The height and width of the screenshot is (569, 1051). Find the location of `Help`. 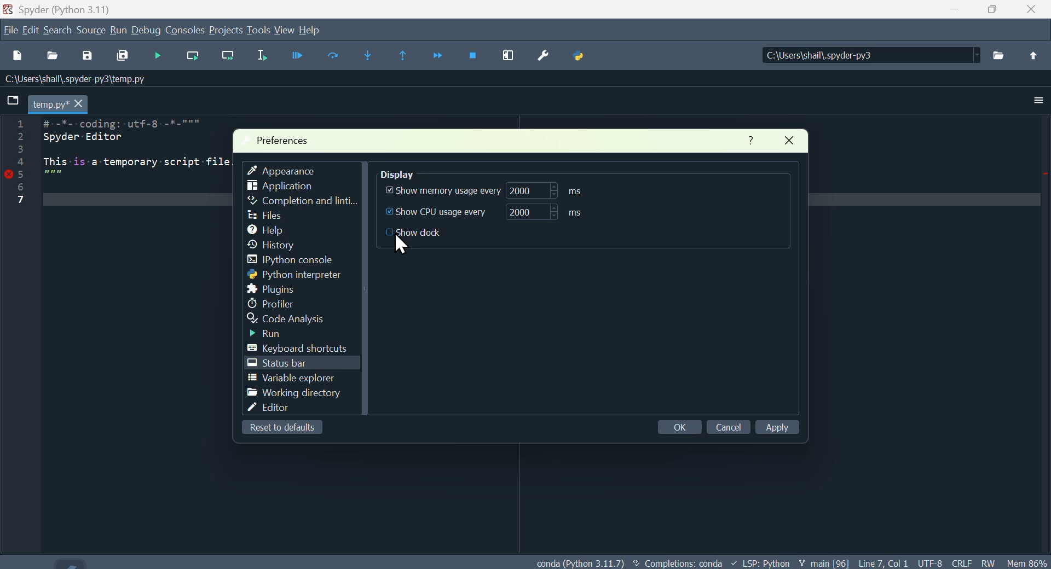

Help is located at coordinates (747, 139).